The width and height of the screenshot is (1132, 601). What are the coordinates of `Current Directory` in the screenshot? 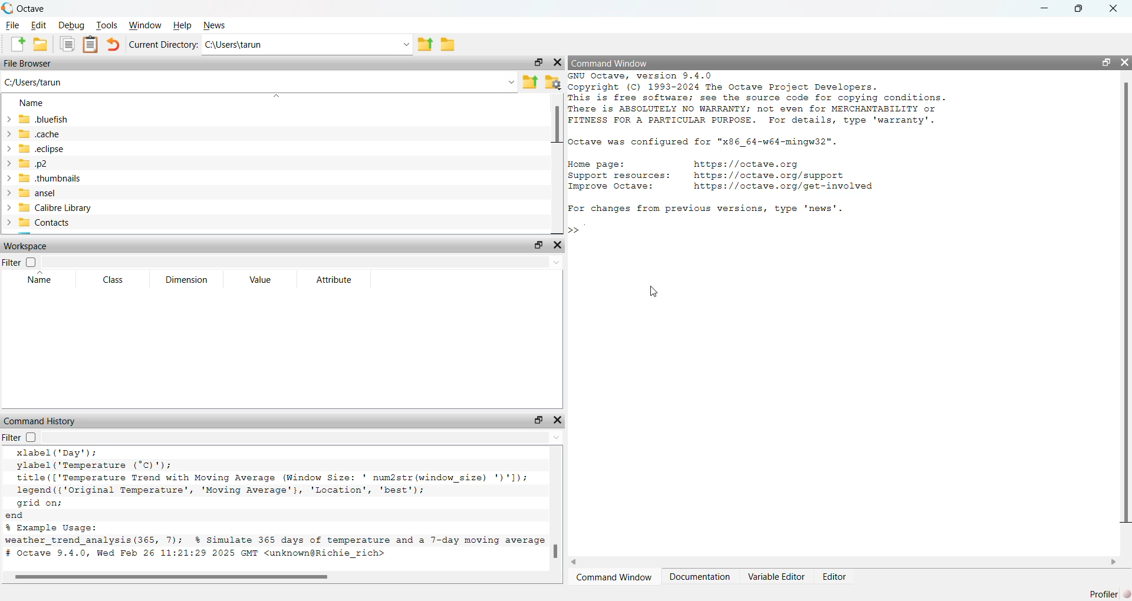 It's located at (159, 47).